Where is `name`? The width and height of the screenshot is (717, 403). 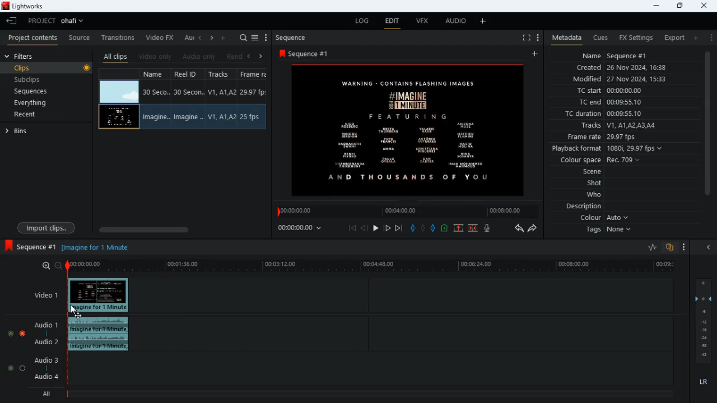
name is located at coordinates (627, 56).